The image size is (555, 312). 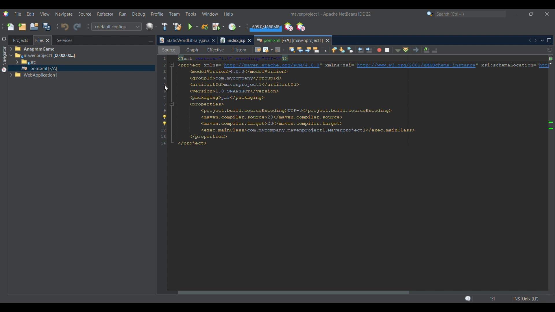 What do you see at coordinates (62, 40) in the screenshot?
I see `Services, current tab highlighted` at bounding box center [62, 40].